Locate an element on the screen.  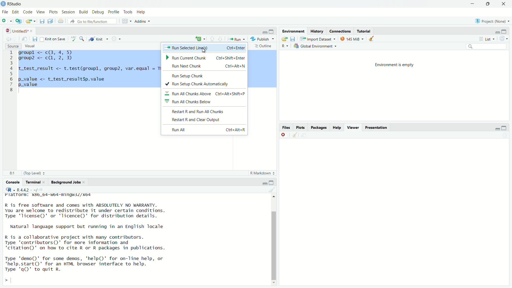
8:1 is located at coordinates (11, 173).